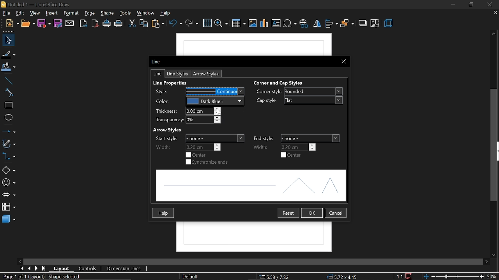 This screenshot has height=280, width=499. What do you see at coordinates (487, 261) in the screenshot?
I see `move right` at bounding box center [487, 261].